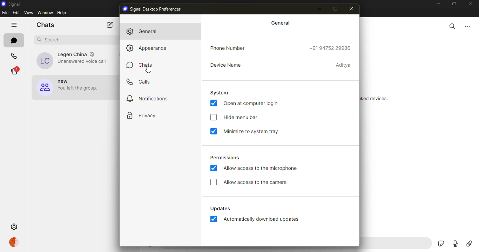  Describe the element at coordinates (13, 24) in the screenshot. I see `hide tabs` at that location.